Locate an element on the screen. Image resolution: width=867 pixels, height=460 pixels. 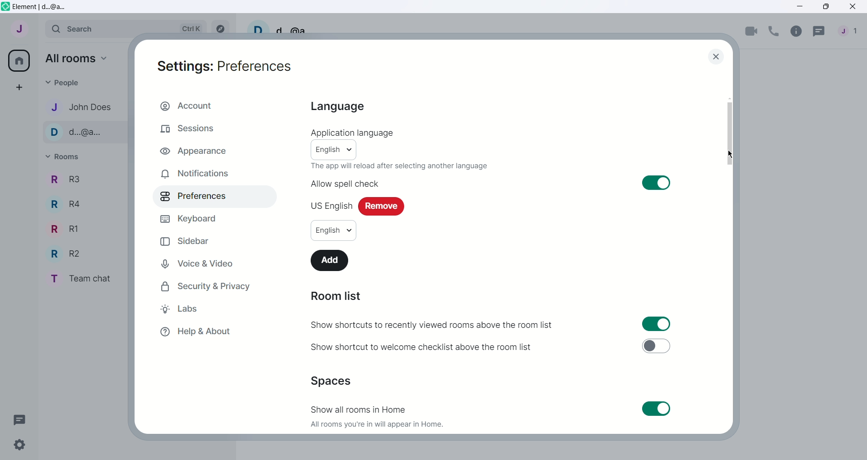
Show all rooms in Home is located at coordinates (359, 410).